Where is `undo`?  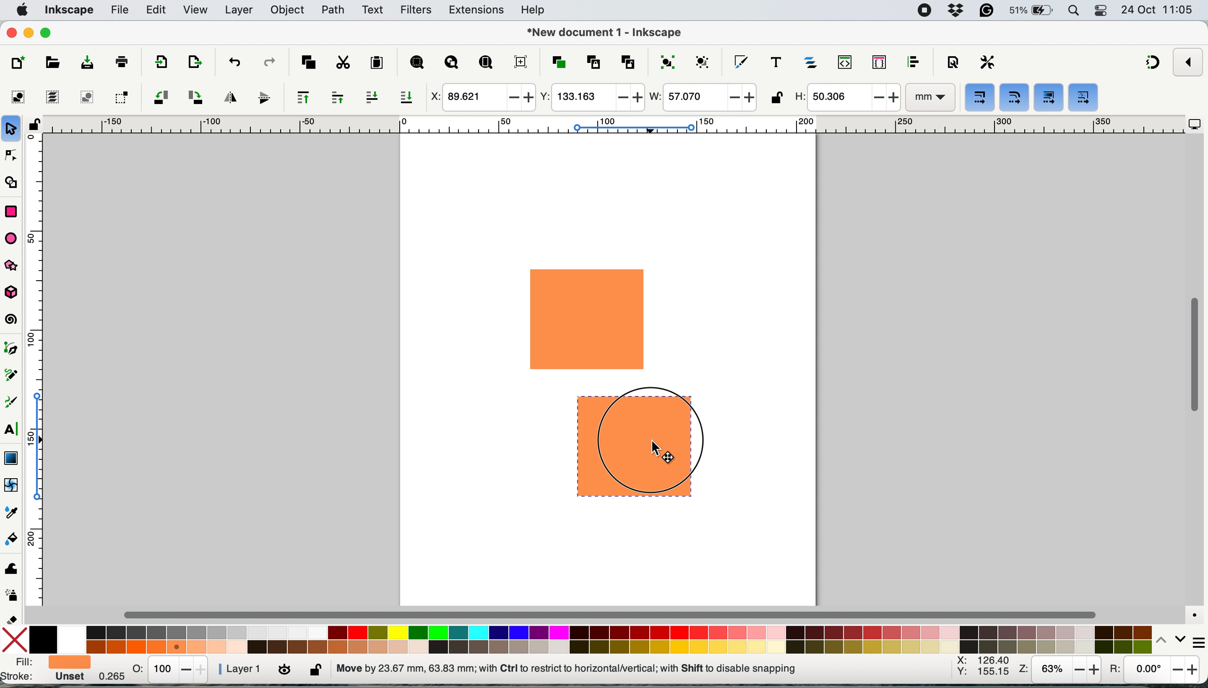
undo is located at coordinates (233, 61).